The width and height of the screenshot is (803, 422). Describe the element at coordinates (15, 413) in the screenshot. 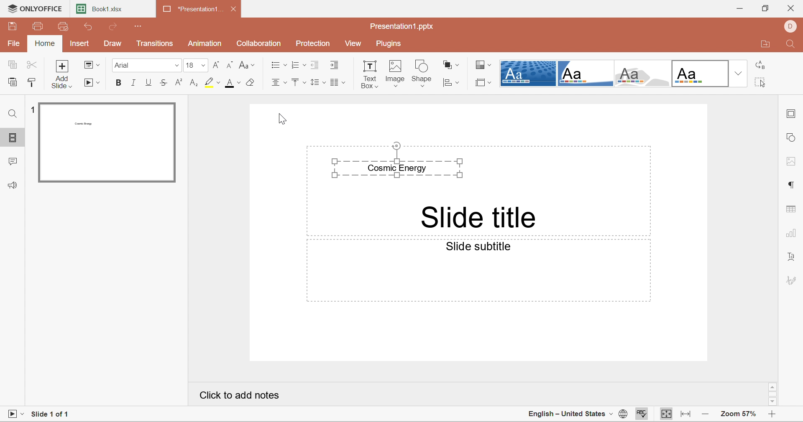

I see `Start slideshow` at that location.